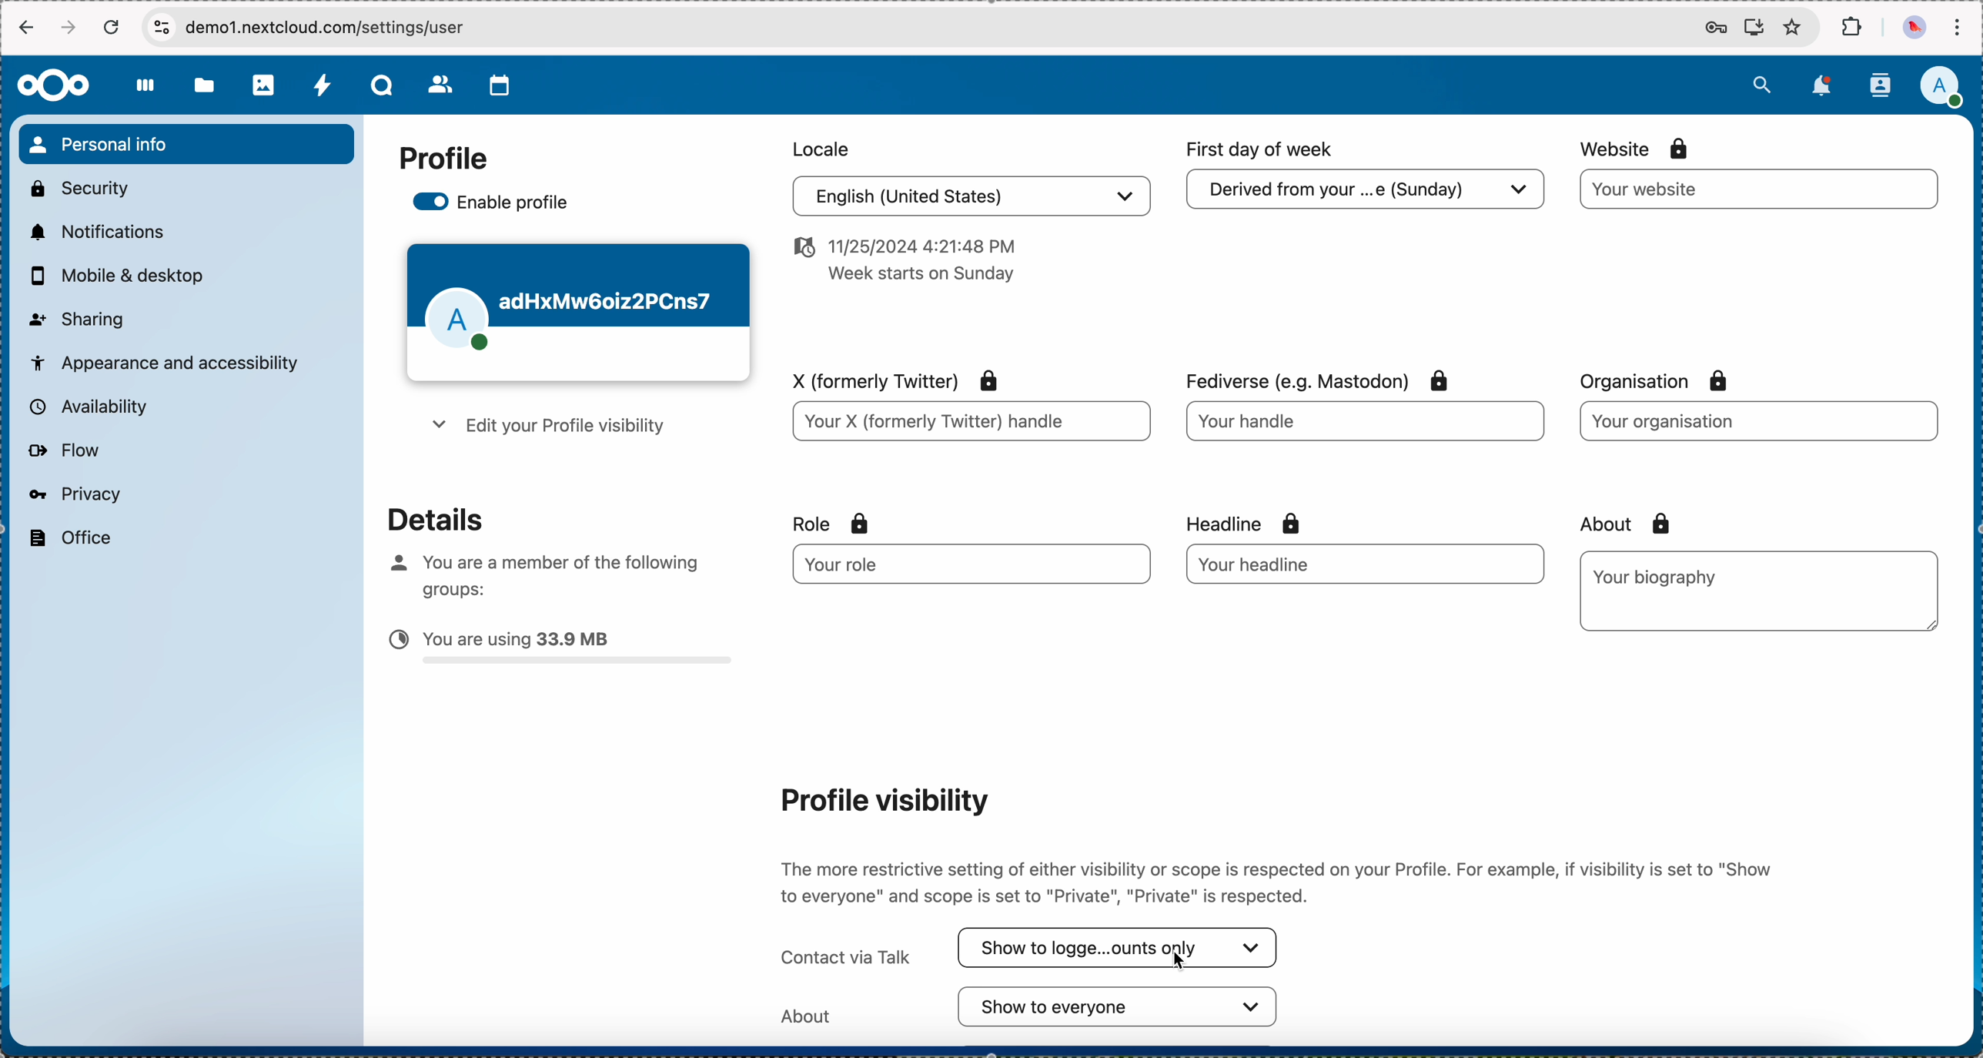  I want to click on flow, so click(63, 451).